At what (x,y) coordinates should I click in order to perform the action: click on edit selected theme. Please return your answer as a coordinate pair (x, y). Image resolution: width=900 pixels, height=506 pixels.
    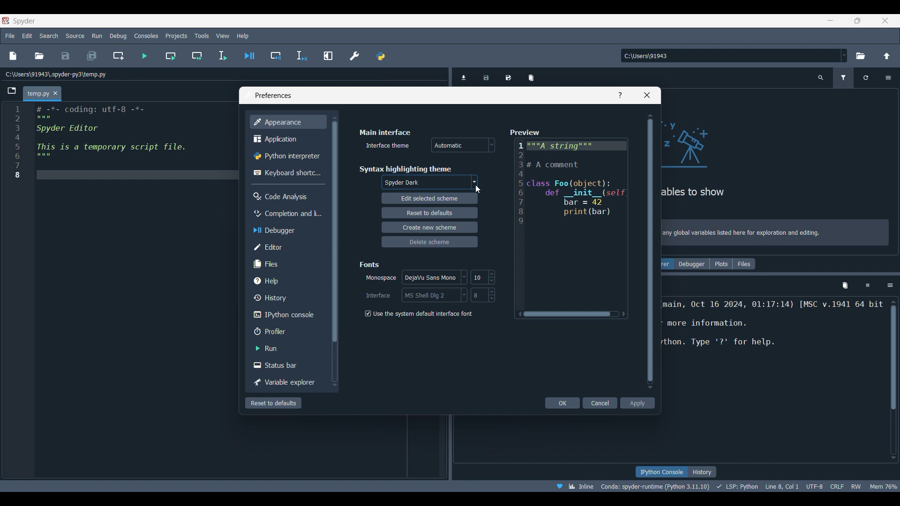
    Looking at the image, I should click on (429, 199).